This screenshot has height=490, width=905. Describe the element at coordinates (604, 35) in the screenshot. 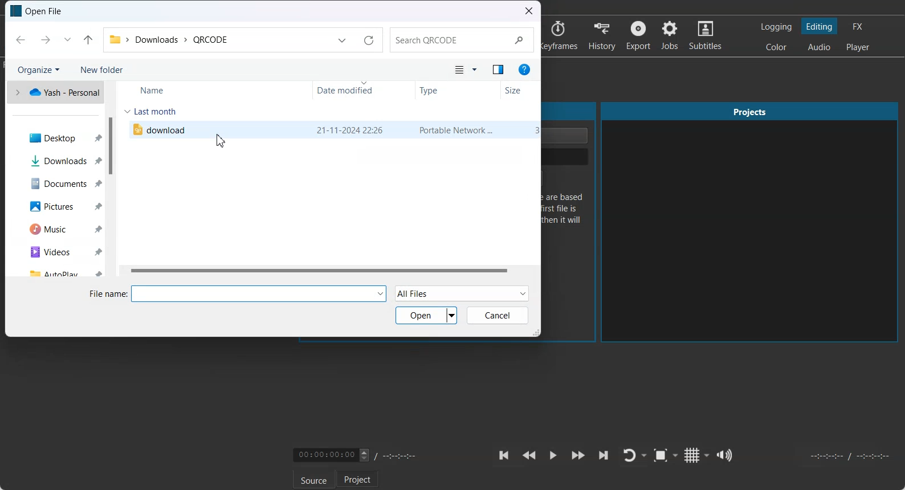

I see `History` at that location.